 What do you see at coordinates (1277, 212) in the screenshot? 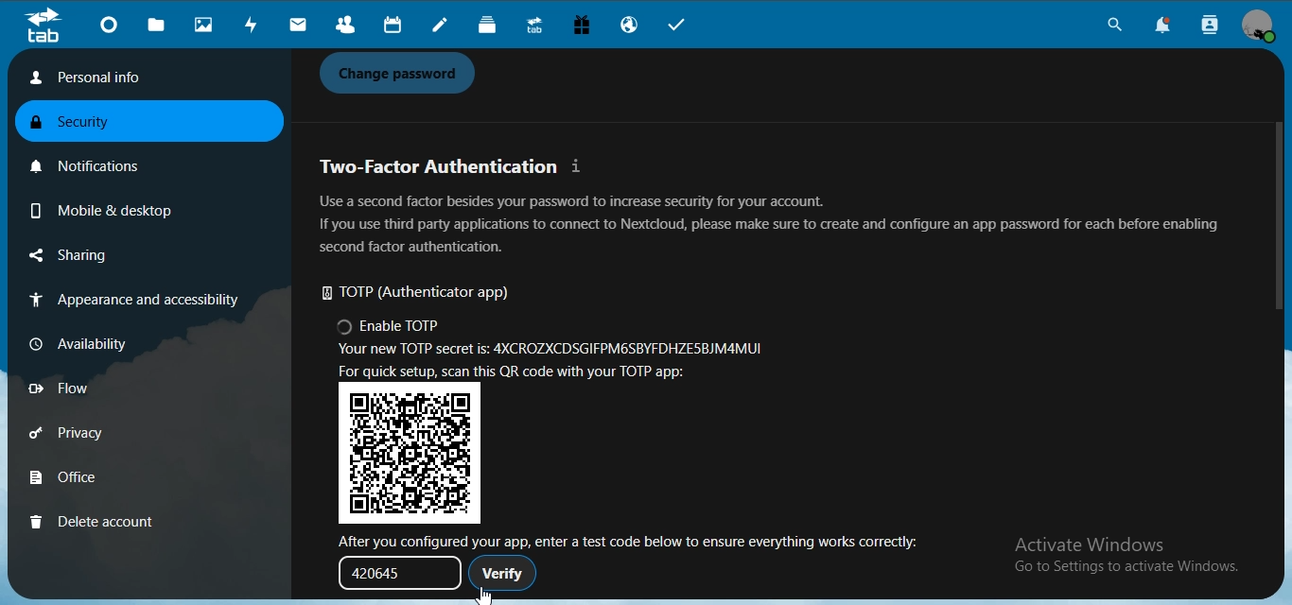
I see `scroll bar` at bounding box center [1277, 212].